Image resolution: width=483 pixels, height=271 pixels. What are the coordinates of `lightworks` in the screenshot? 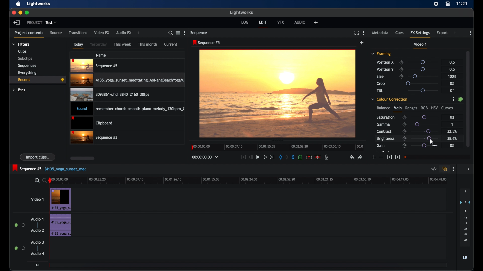 It's located at (39, 4).